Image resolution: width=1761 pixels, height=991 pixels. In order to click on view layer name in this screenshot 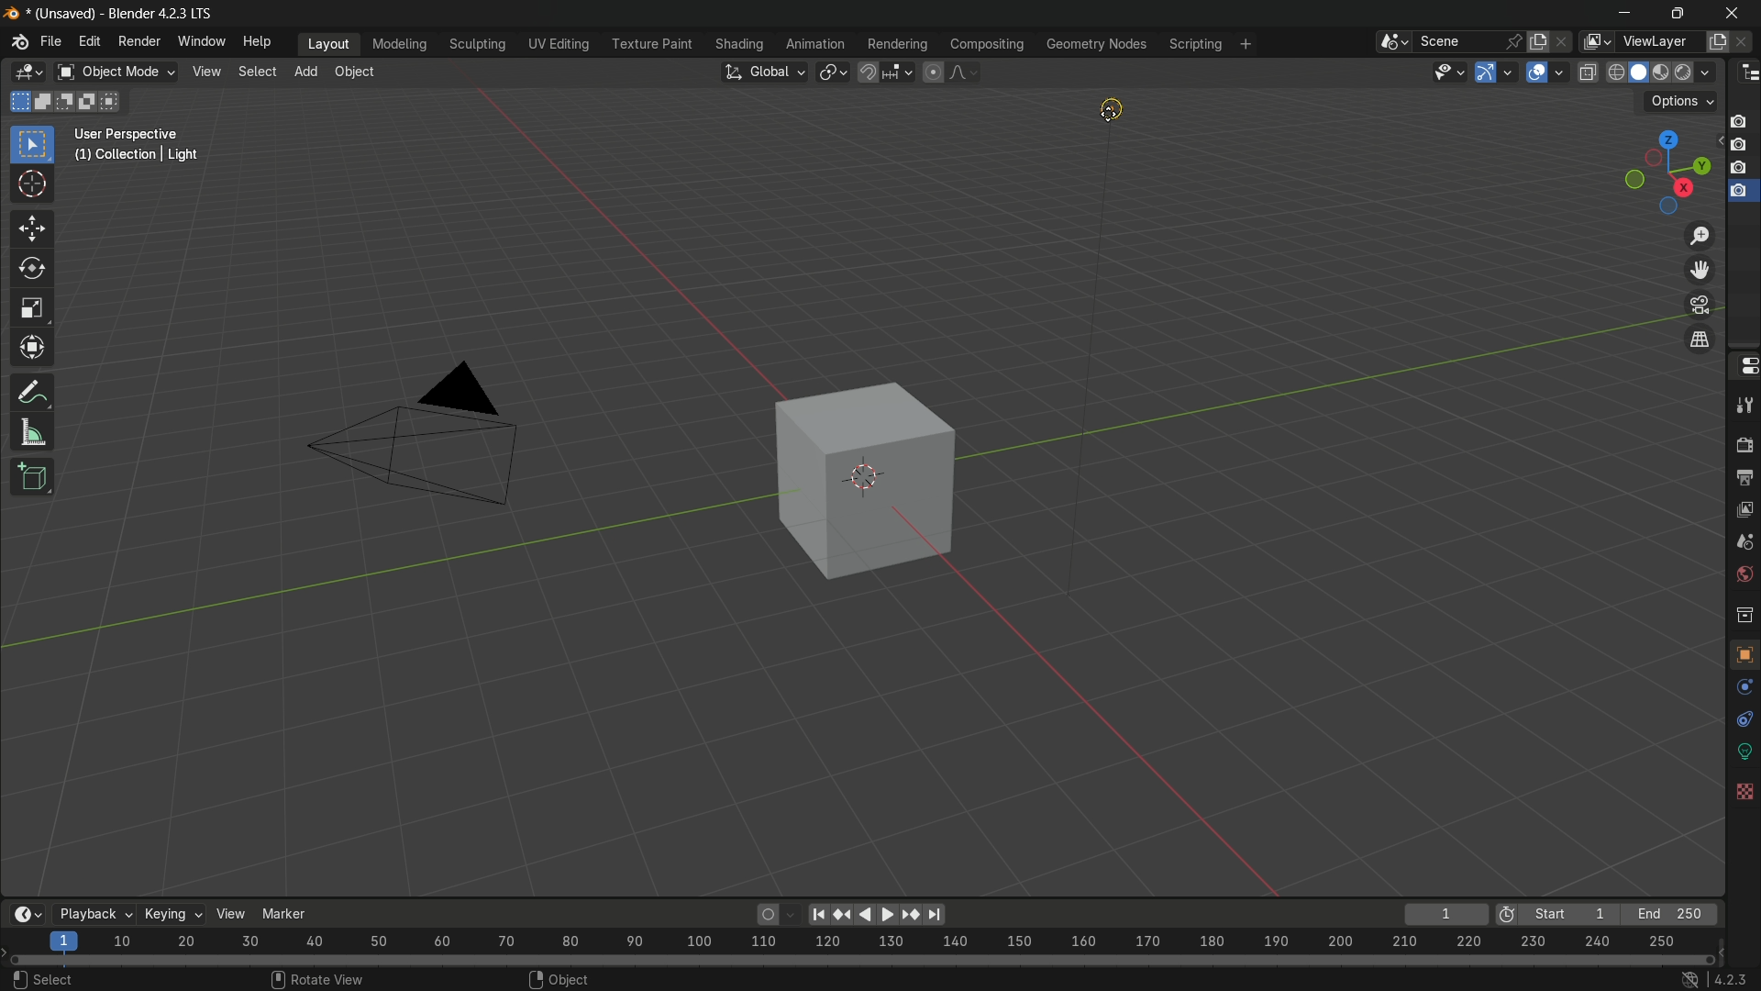, I will do `click(1657, 41)`.